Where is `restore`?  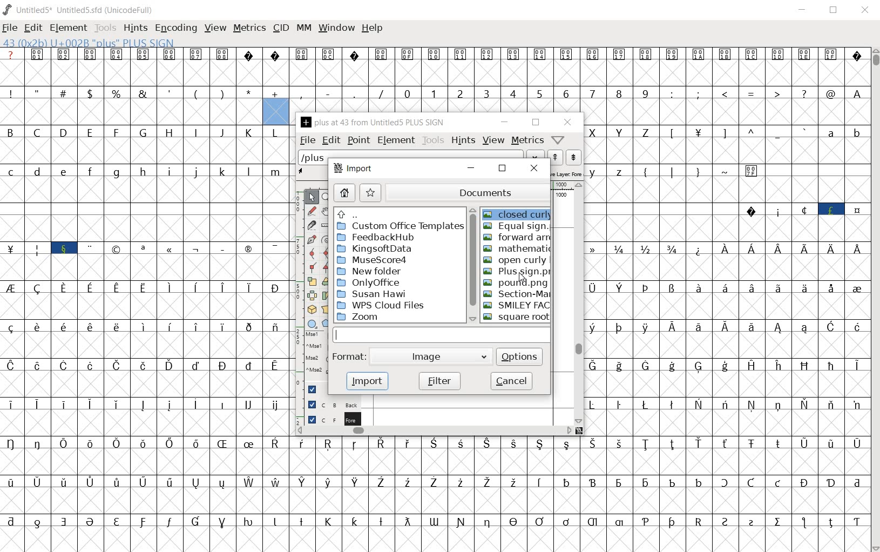 restore is located at coordinates (502, 171).